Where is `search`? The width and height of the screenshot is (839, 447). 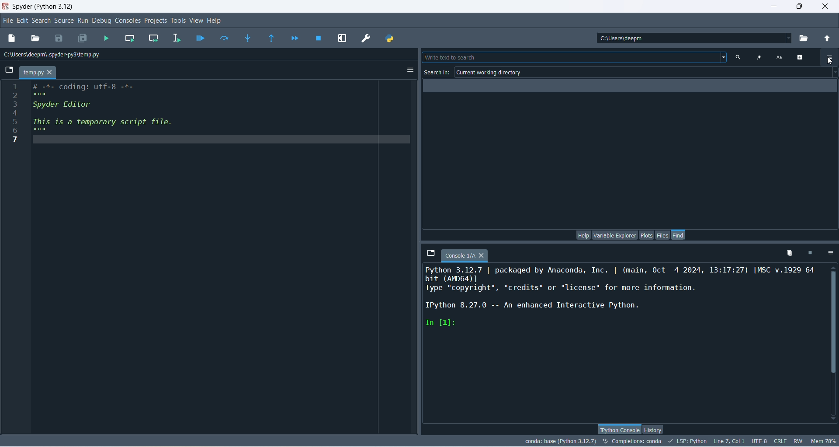 search is located at coordinates (572, 57).